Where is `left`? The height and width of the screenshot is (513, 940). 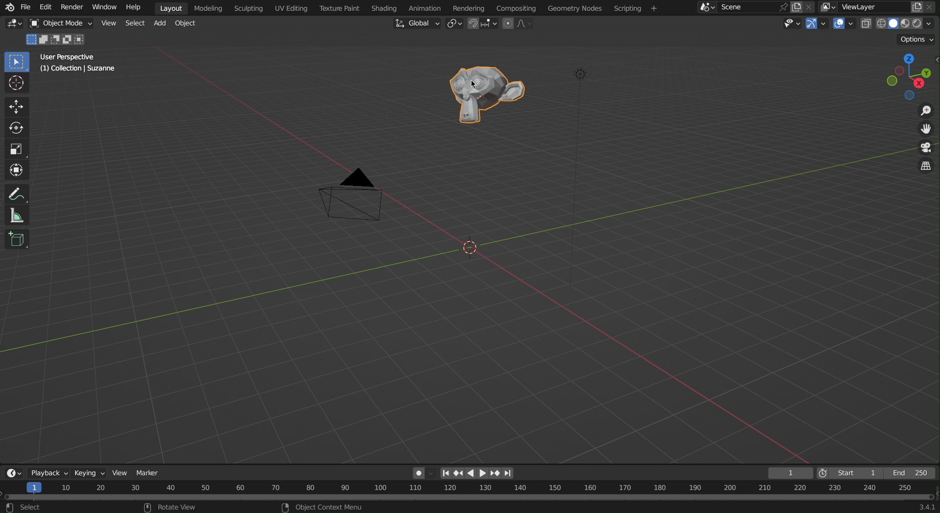
left is located at coordinates (474, 472).